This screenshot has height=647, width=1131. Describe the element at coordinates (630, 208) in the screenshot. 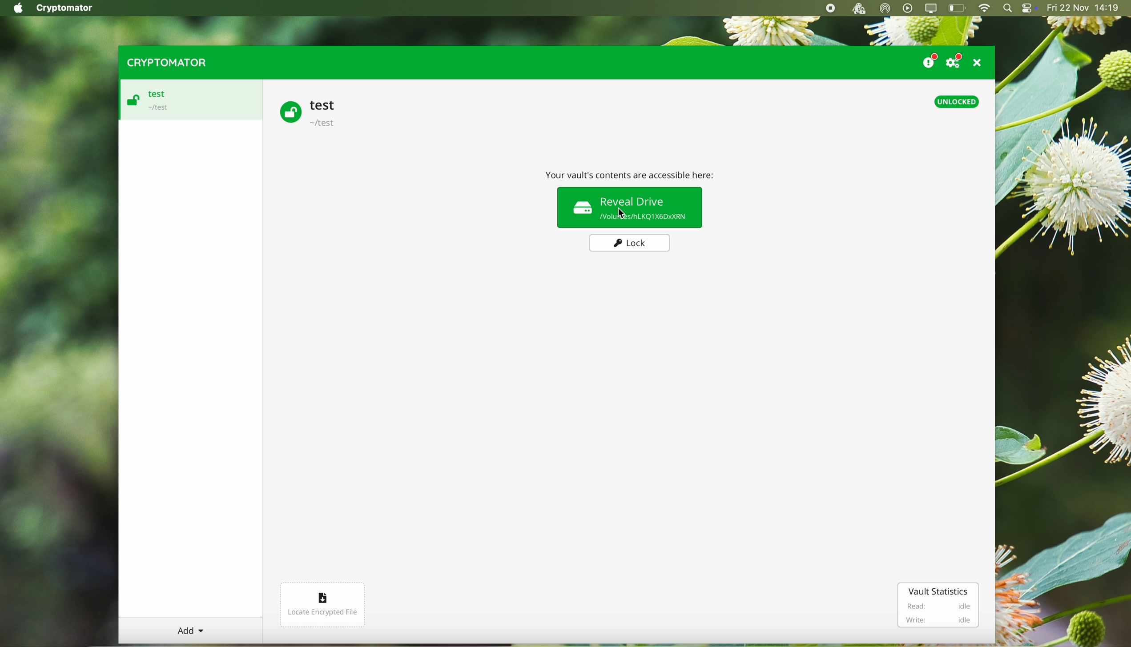

I see `reveal drive` at that location.